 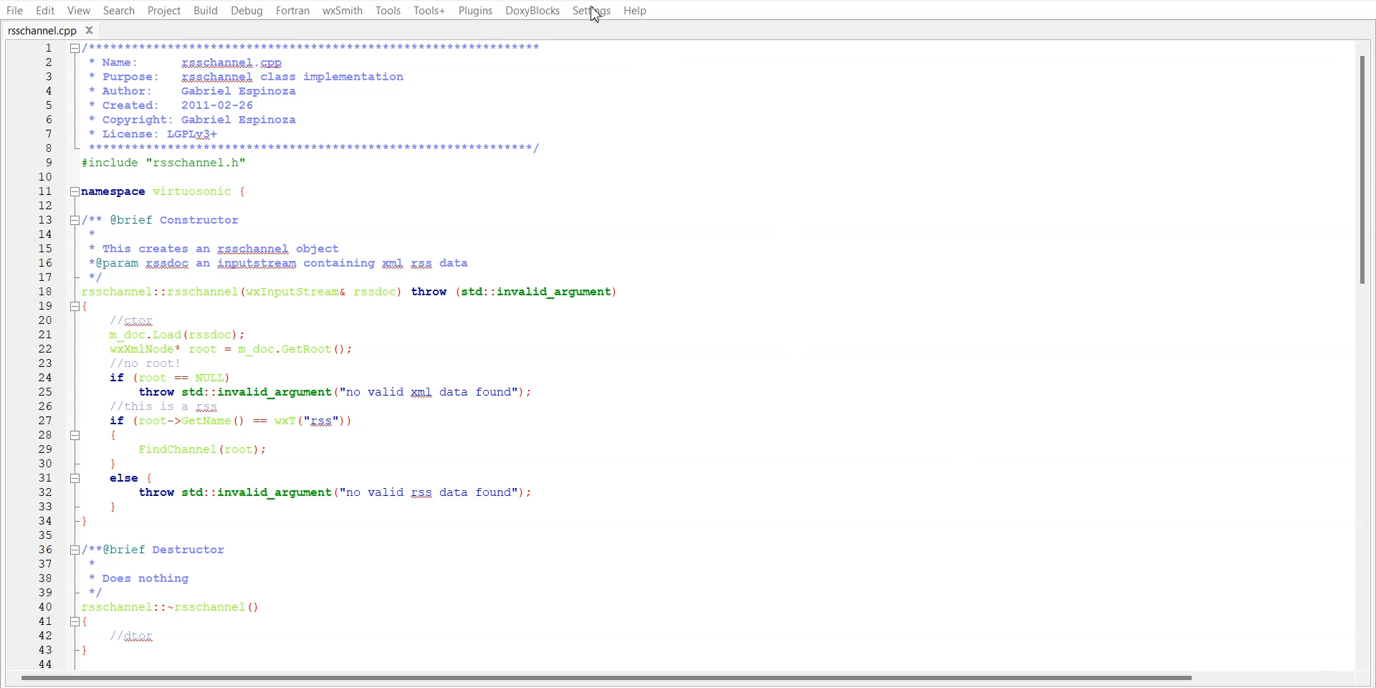 What do you see at coordinates (601, 15) in the screenshot?
I see `Cursor` at bounding box center [601, 15].